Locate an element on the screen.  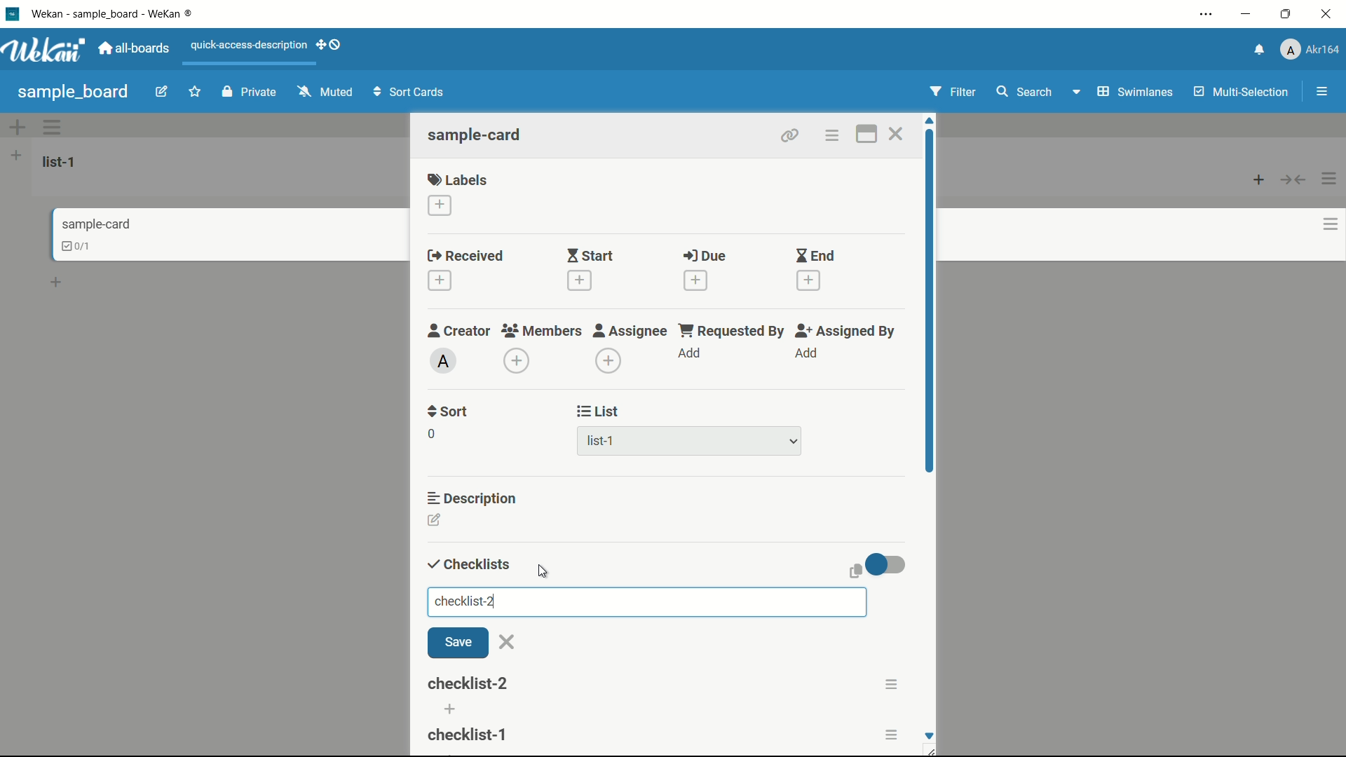
item name input bar is located at coordinates (646, 601).